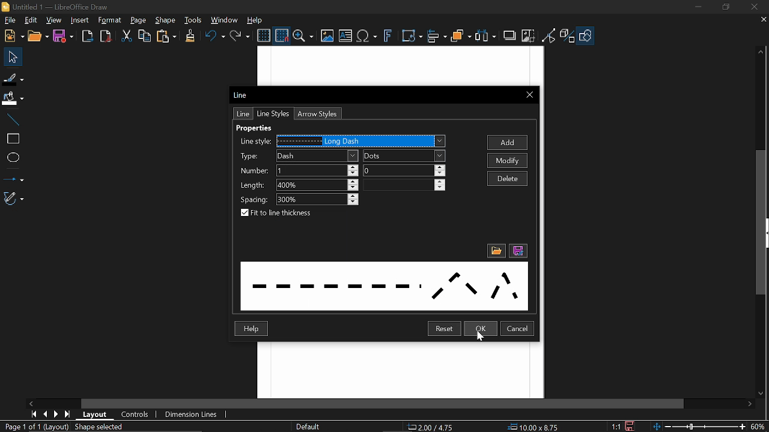 Image resolution: width=769 pixels, height=432 pixels. I want to click on Ellipse, so click(12, 157).